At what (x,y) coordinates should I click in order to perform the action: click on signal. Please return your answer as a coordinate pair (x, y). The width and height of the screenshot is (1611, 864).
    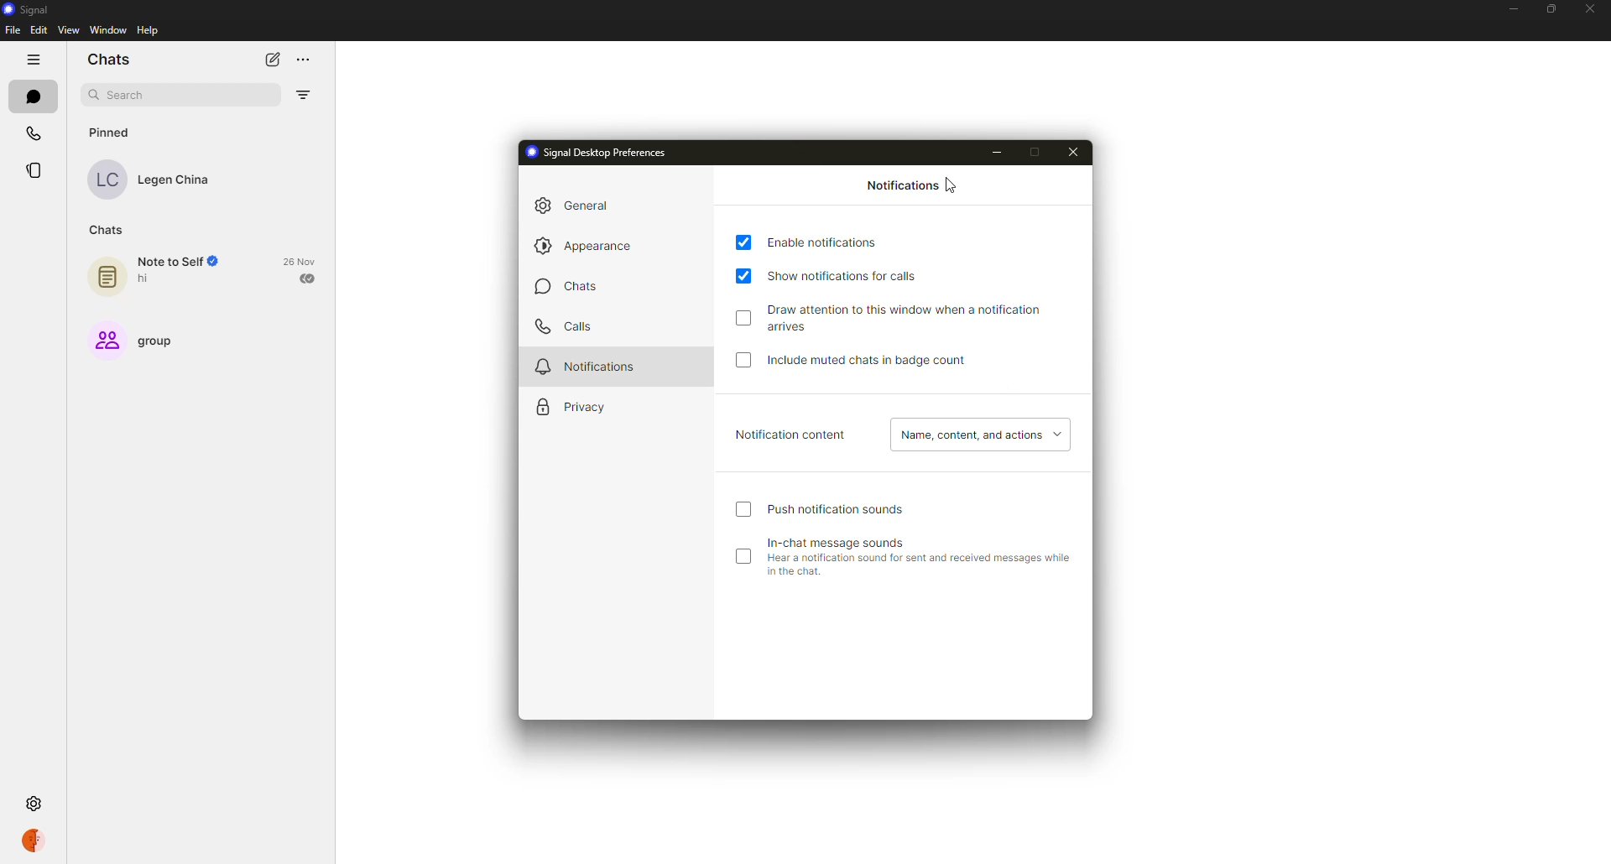
    Looking at the image, I should click on (31, 10).